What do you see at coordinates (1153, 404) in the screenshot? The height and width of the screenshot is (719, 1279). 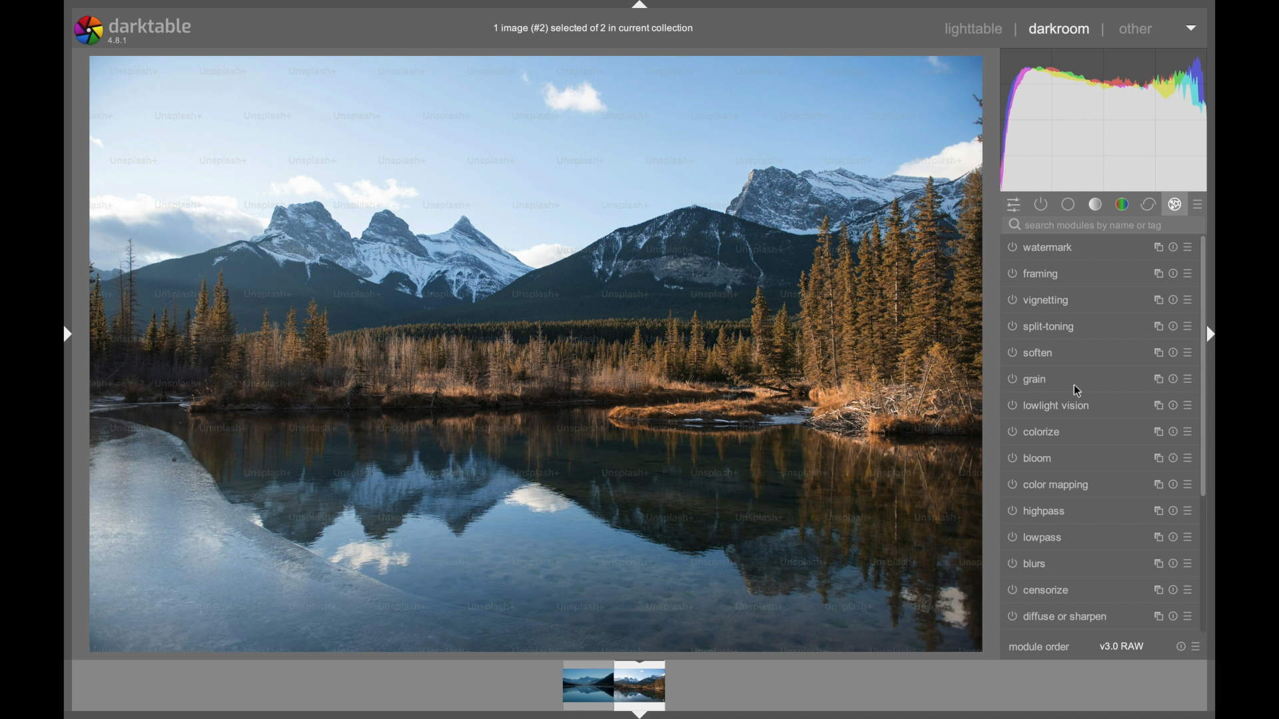 I see `instance` at bounding box center [1153, 404].